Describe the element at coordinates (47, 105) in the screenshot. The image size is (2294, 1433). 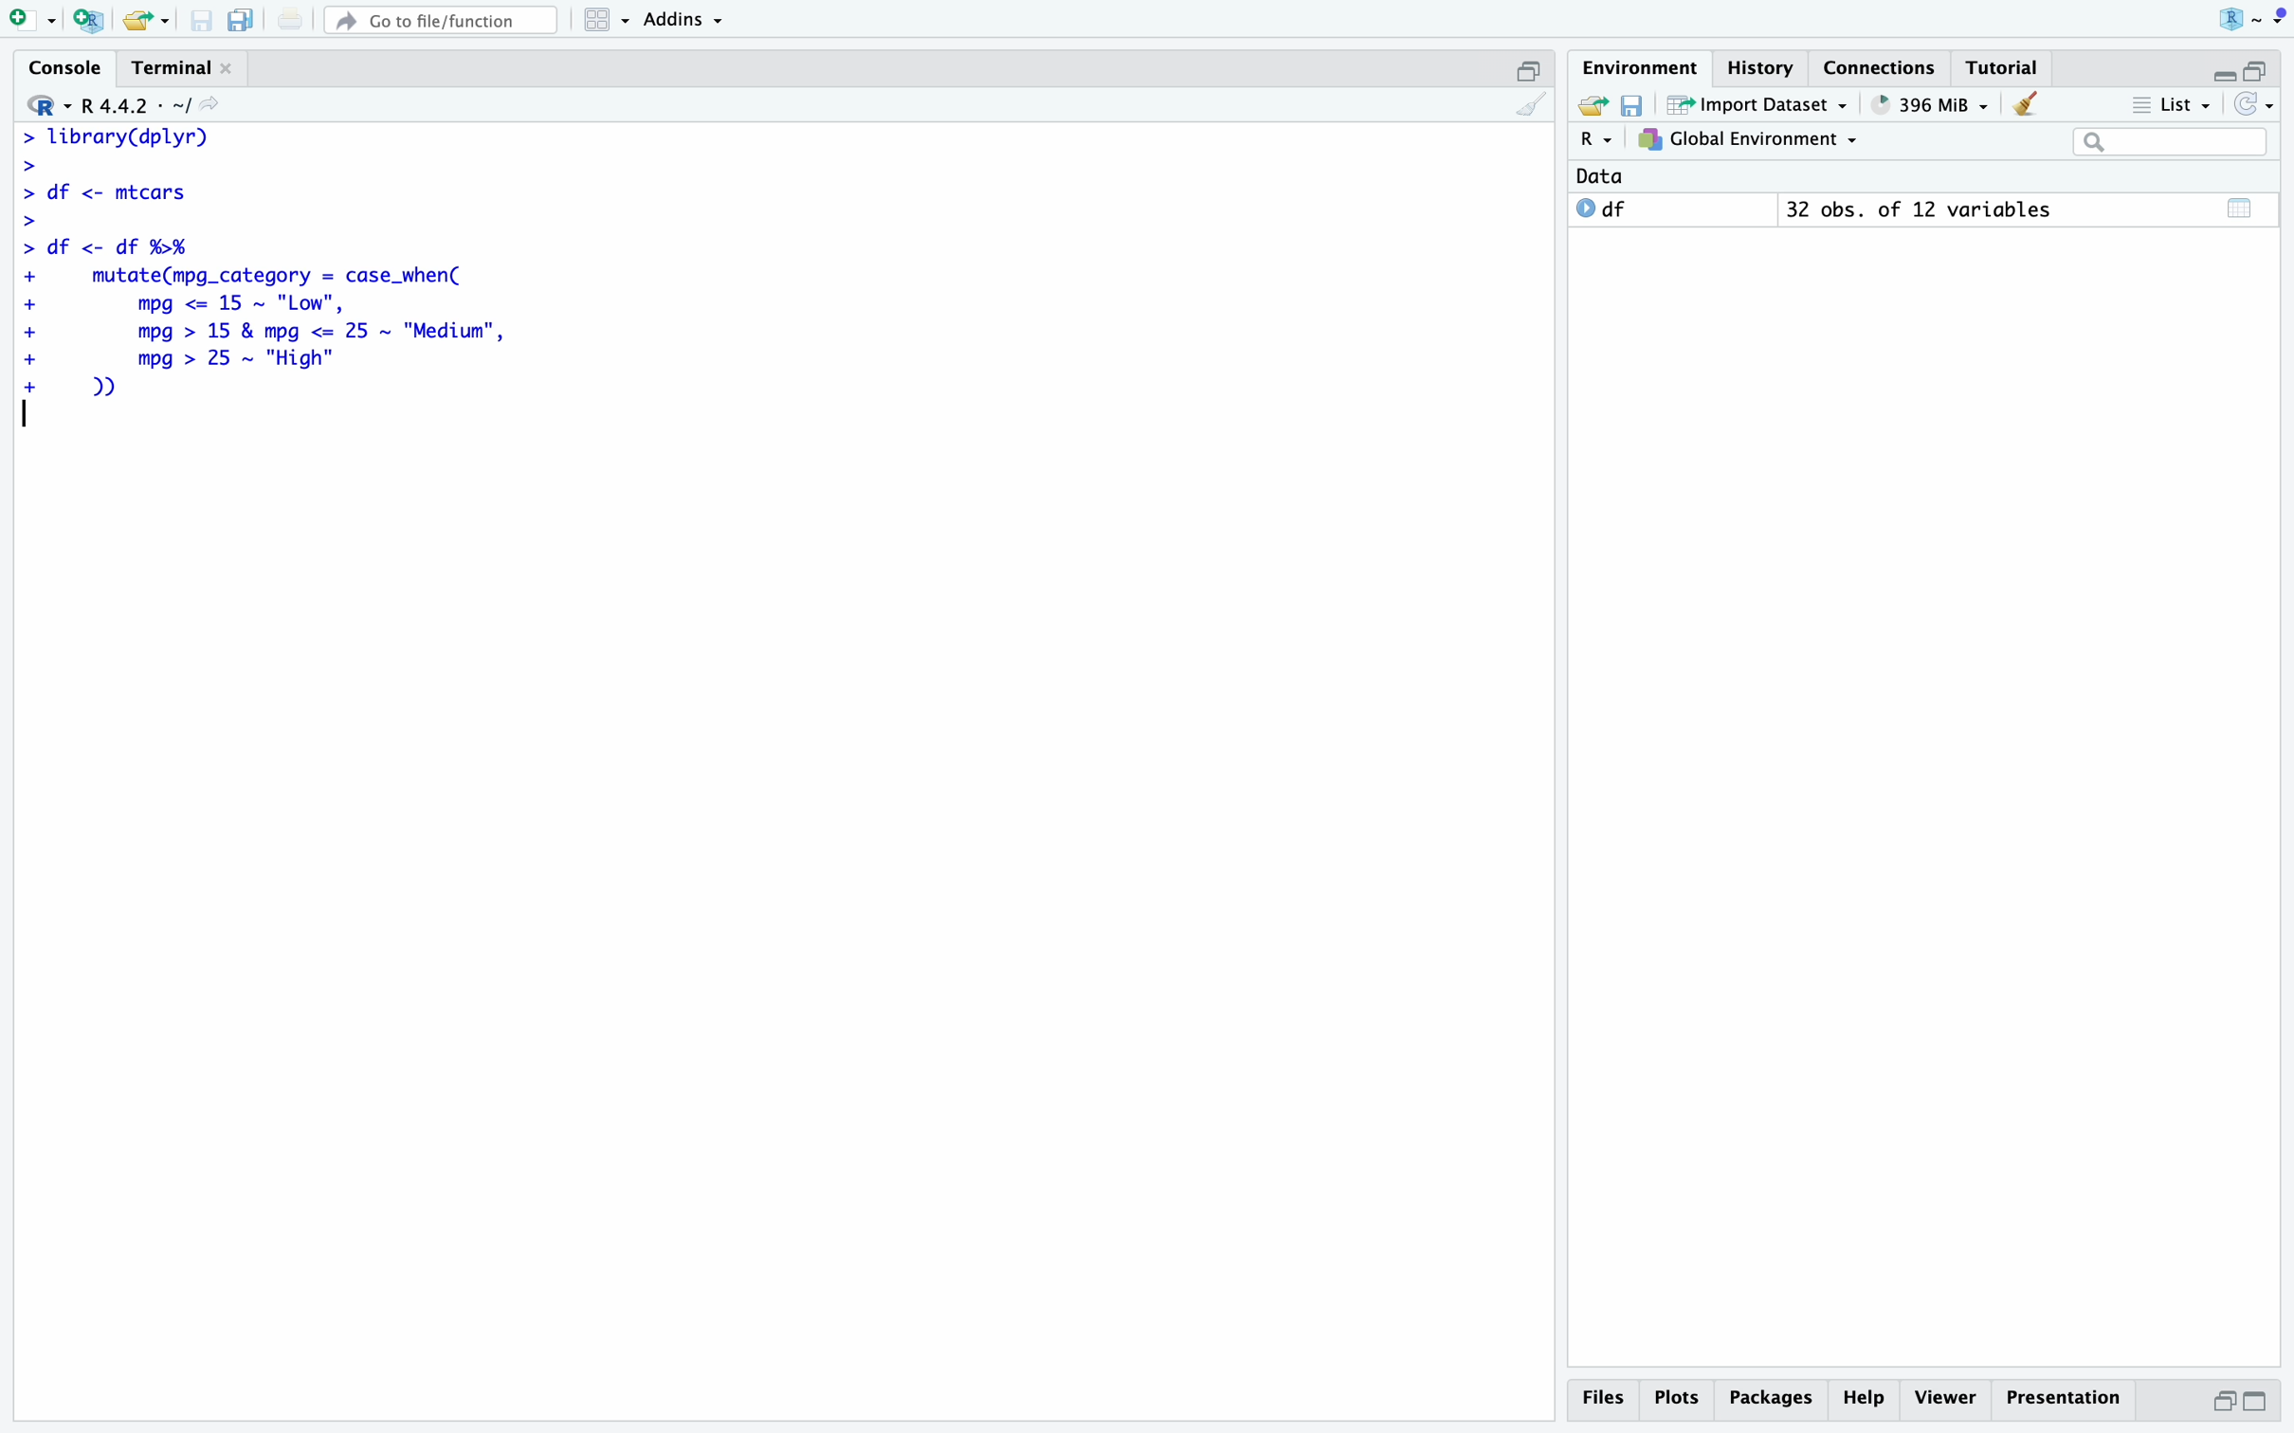
I see `R` at that location.